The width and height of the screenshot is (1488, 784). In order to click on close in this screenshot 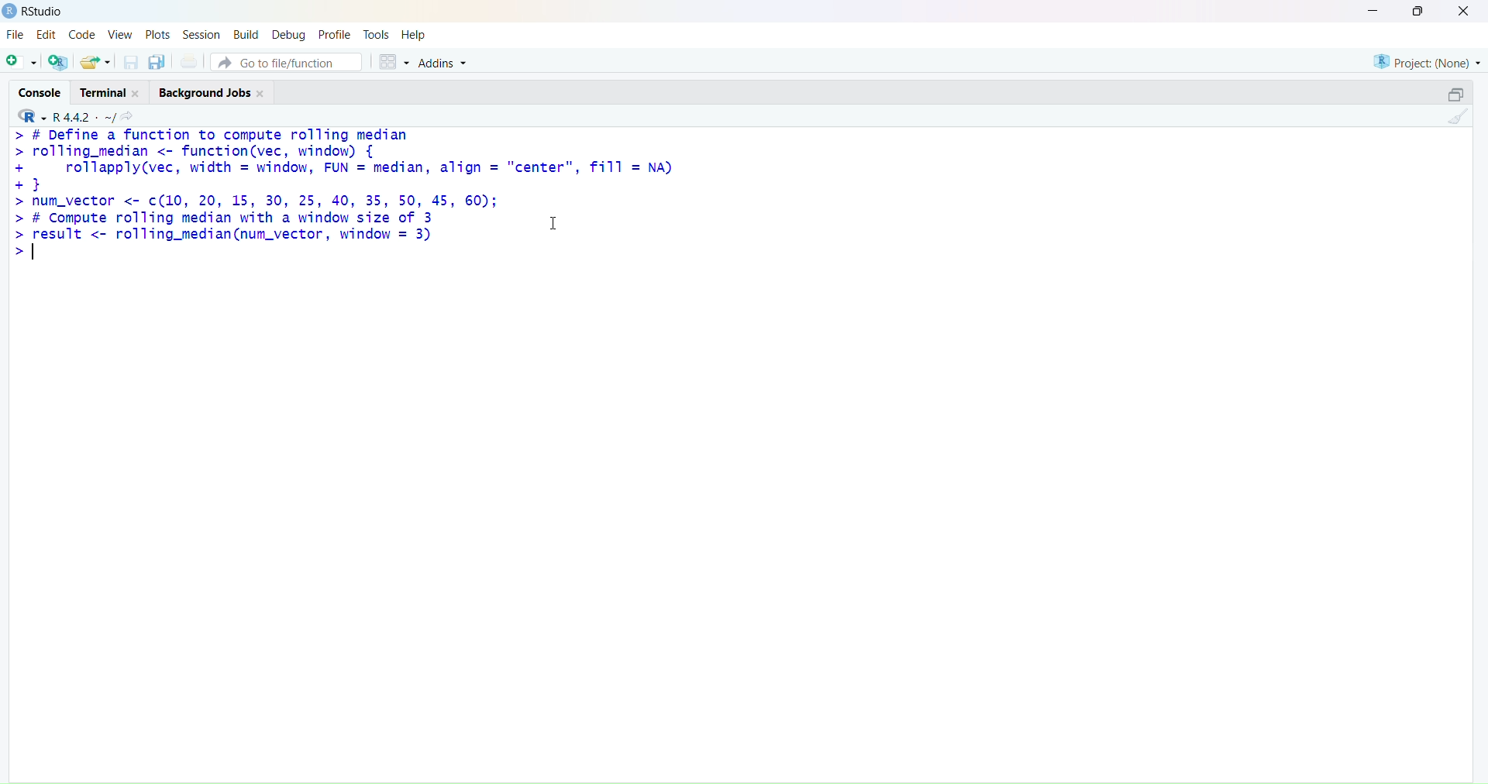, I will do `click(1464, 10)`.